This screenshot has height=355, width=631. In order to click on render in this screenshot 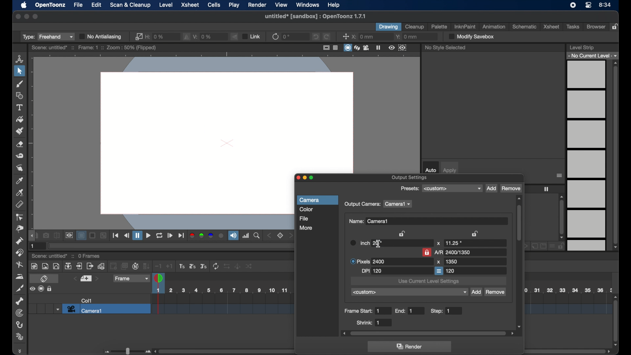, I will do `click(410, 347)`.